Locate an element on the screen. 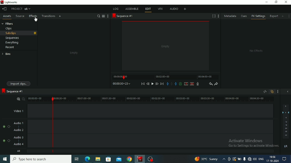 This screenshot has height=163, width=291. Microsoft store is located at coordinates (108, 158).